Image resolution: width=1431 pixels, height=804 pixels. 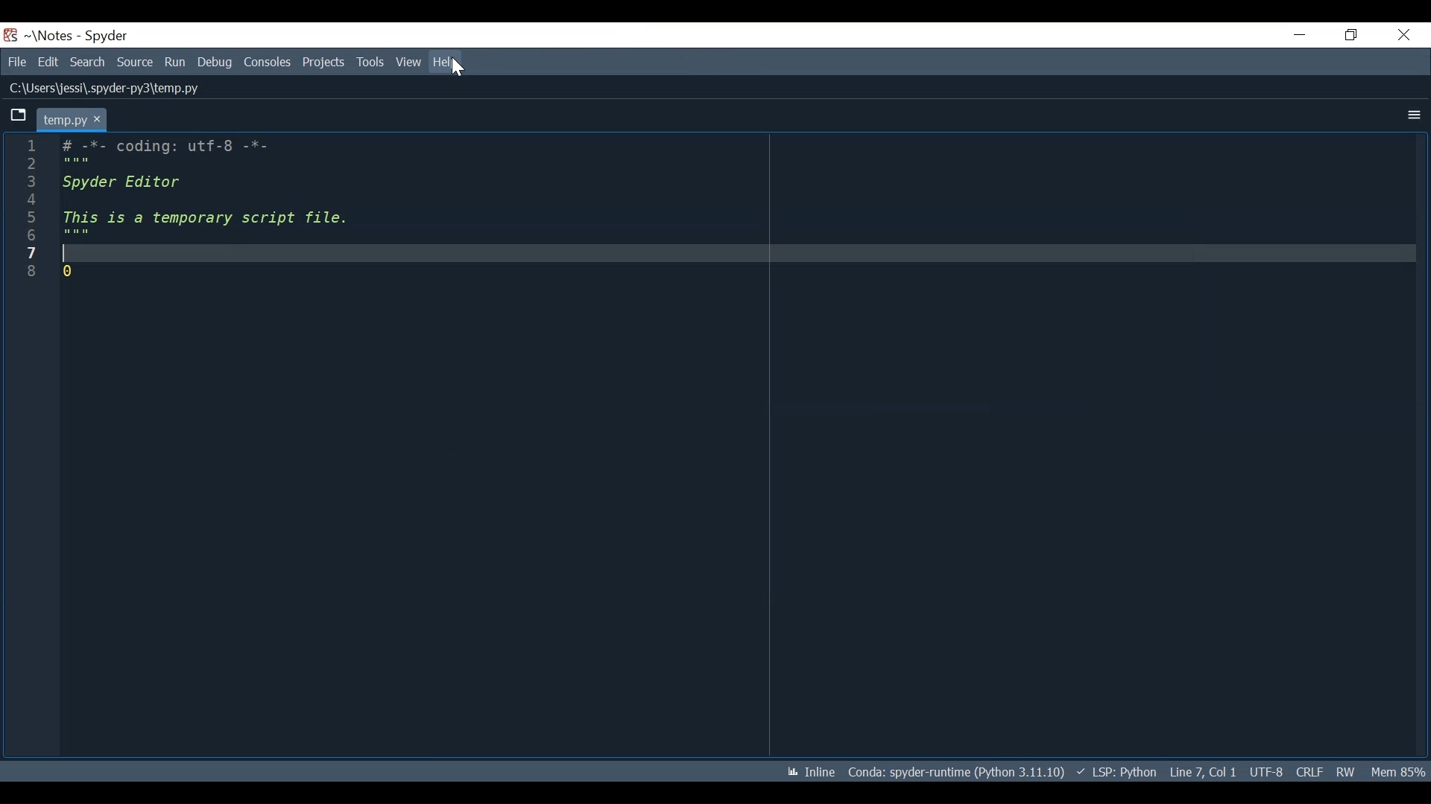 What do you see at coordinates (1301, 35) in the screenshot?
I see `Minimize` at bounding box center [1301, 35].